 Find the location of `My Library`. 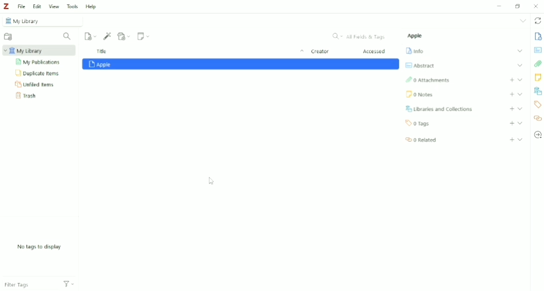

My Library is located at coordinates (40, 21).